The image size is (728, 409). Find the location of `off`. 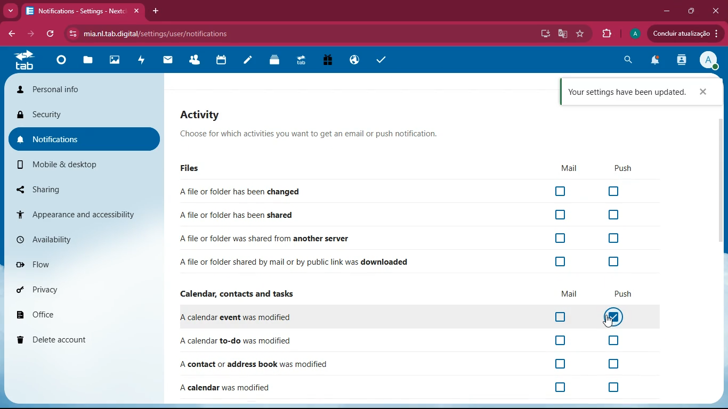

off is located at coordinates (615, 341).